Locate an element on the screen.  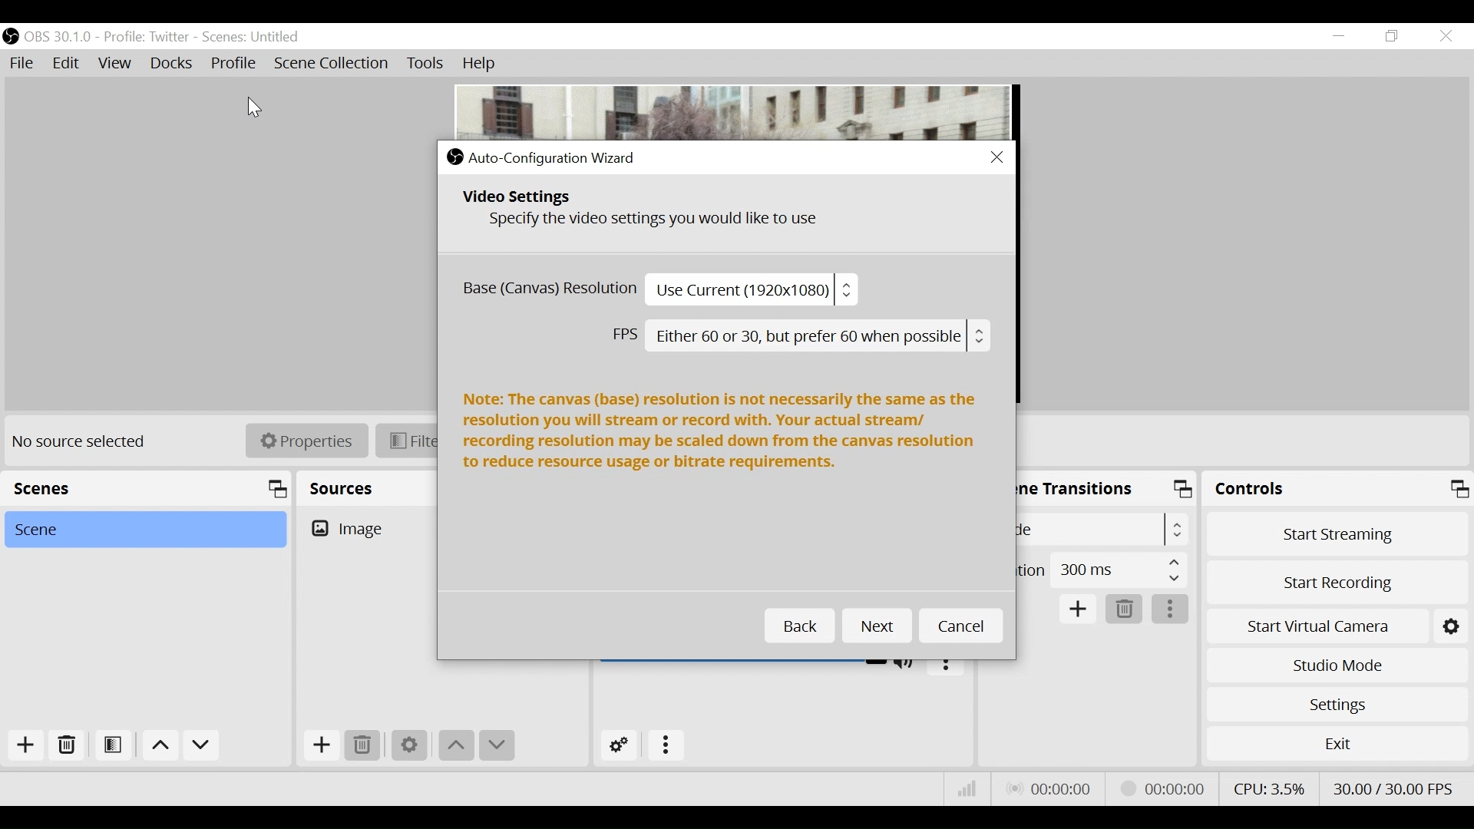
Add is located at coordinates (1079, 610).